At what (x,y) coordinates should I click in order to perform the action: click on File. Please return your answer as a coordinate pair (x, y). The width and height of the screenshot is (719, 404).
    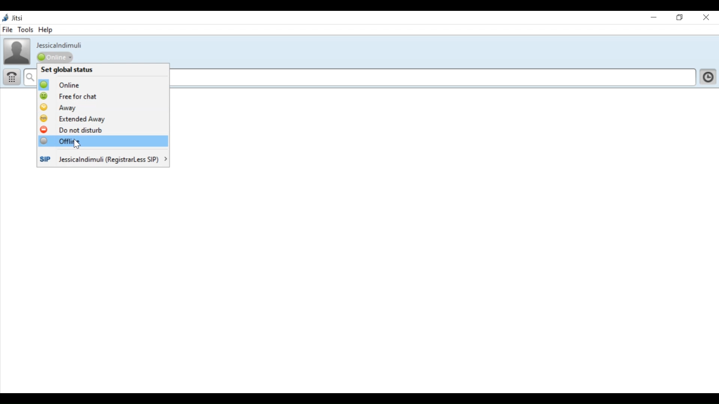
    Looking at the image, I should click on (7, 30).